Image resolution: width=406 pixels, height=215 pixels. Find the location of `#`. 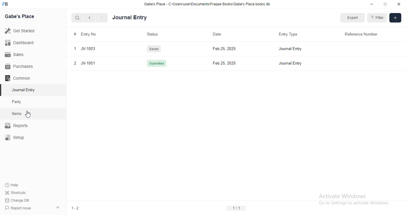

# is located at coordinates (75, 34).